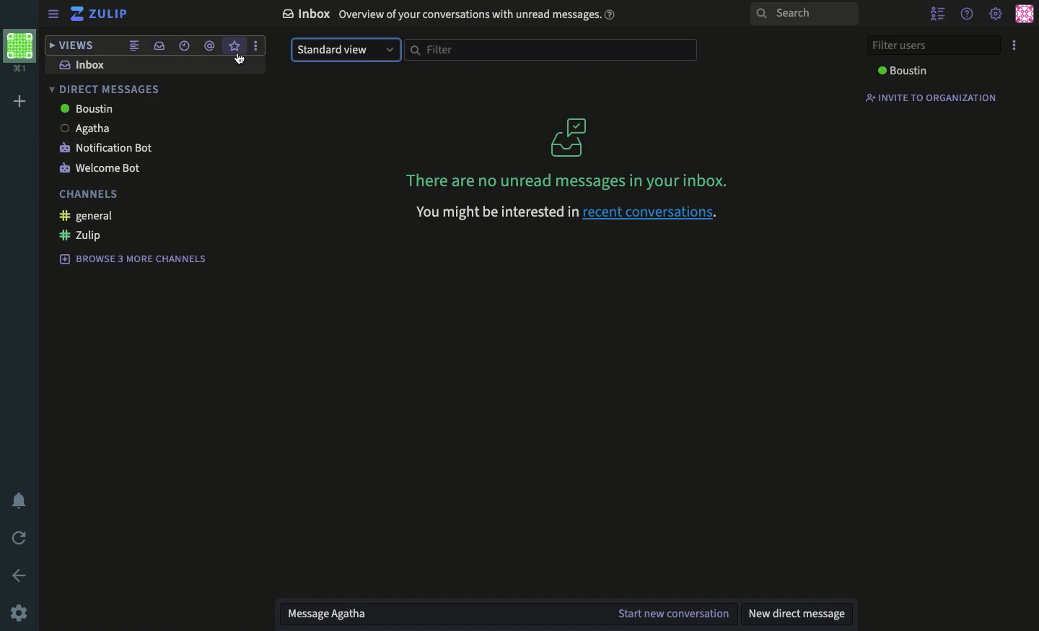 The height and width of the screenshot is (631, 1039). Describe the element at coordinates (652, 214) in the screenshot. I see `recent conversations` at that location.